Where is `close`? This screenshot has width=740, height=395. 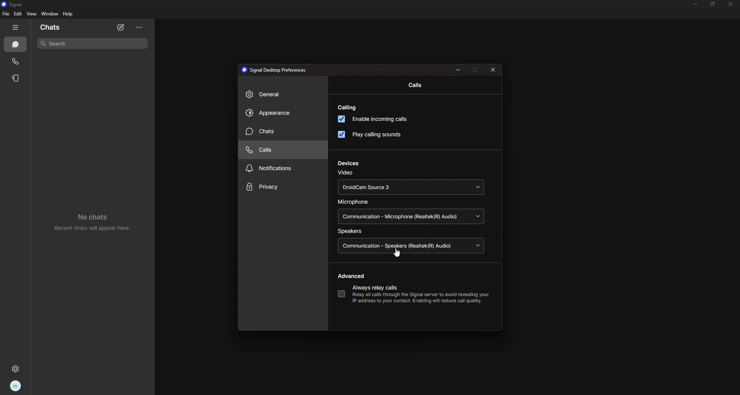 close is located at coordinates (731, 4).